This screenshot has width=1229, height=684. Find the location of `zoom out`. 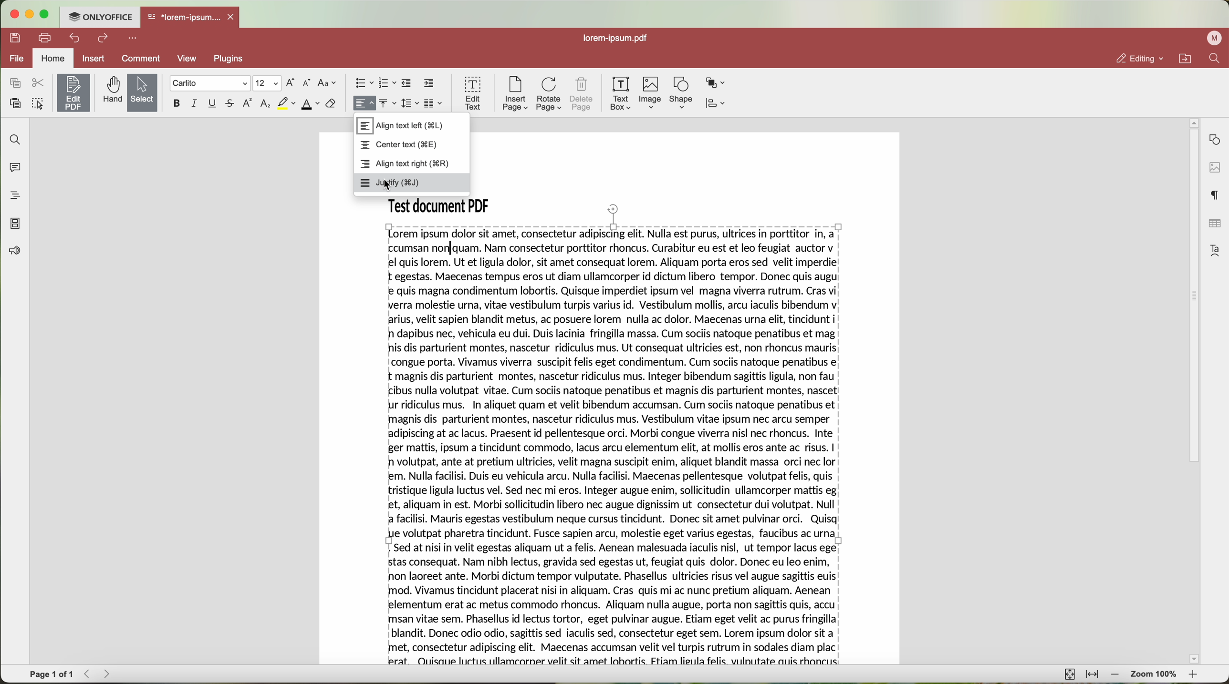

zoom out is located at coordinates (1114, 674).